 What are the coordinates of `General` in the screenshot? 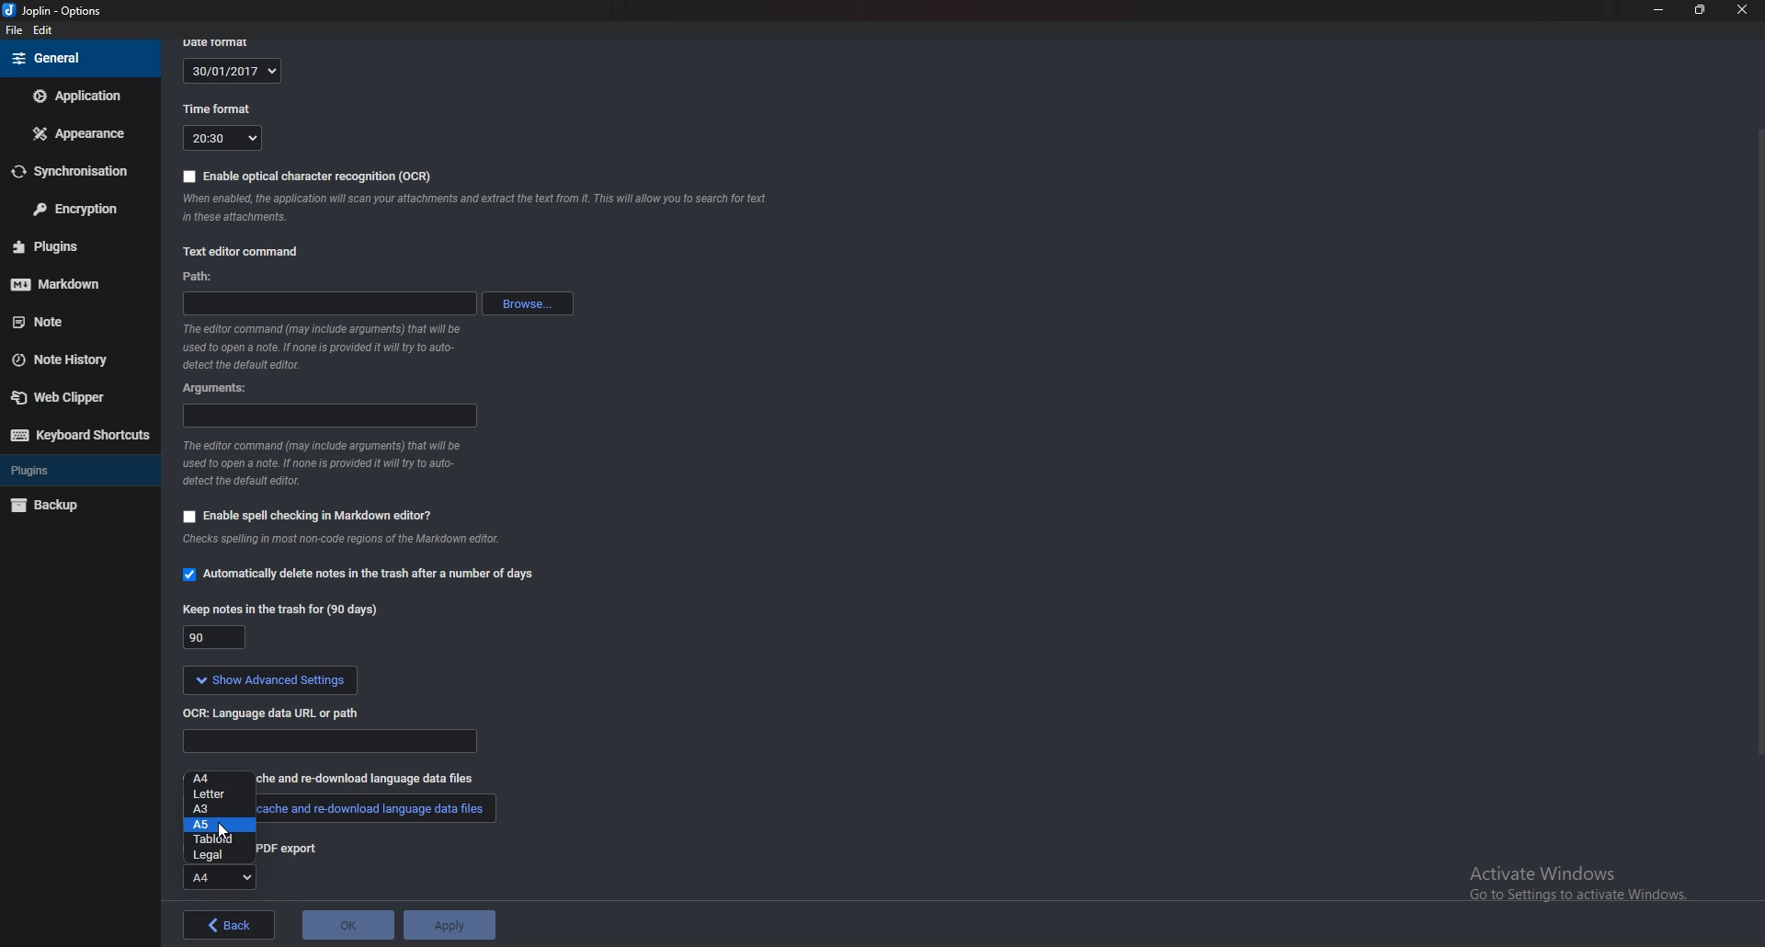 It's located at (78, 59).